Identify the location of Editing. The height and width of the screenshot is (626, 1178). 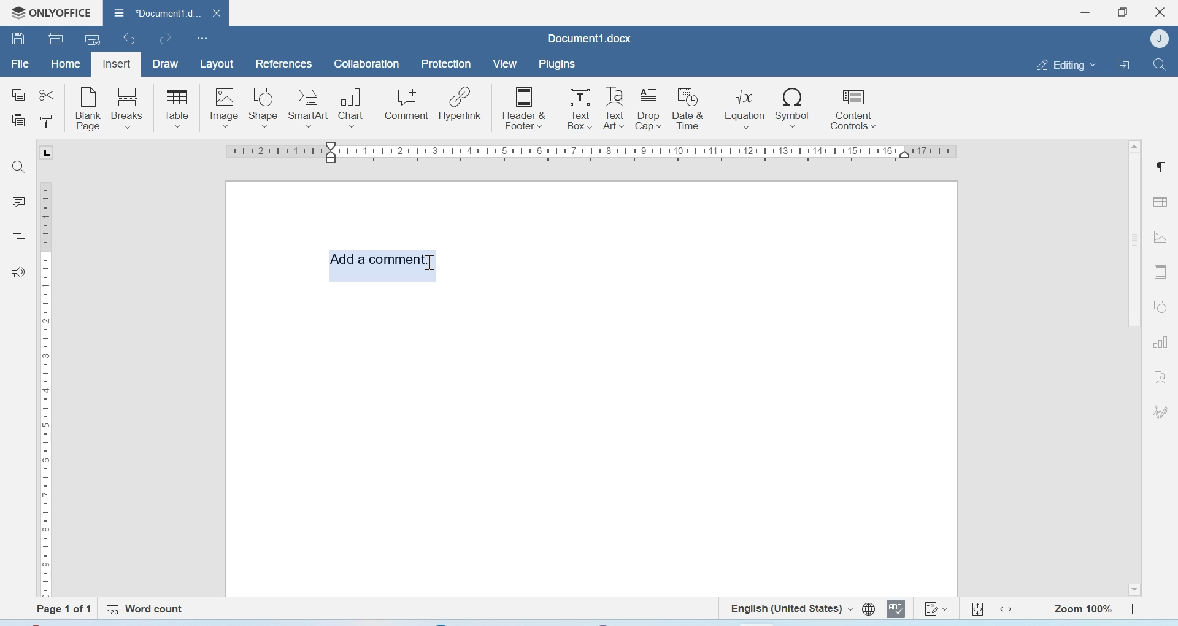
(1065, 64).